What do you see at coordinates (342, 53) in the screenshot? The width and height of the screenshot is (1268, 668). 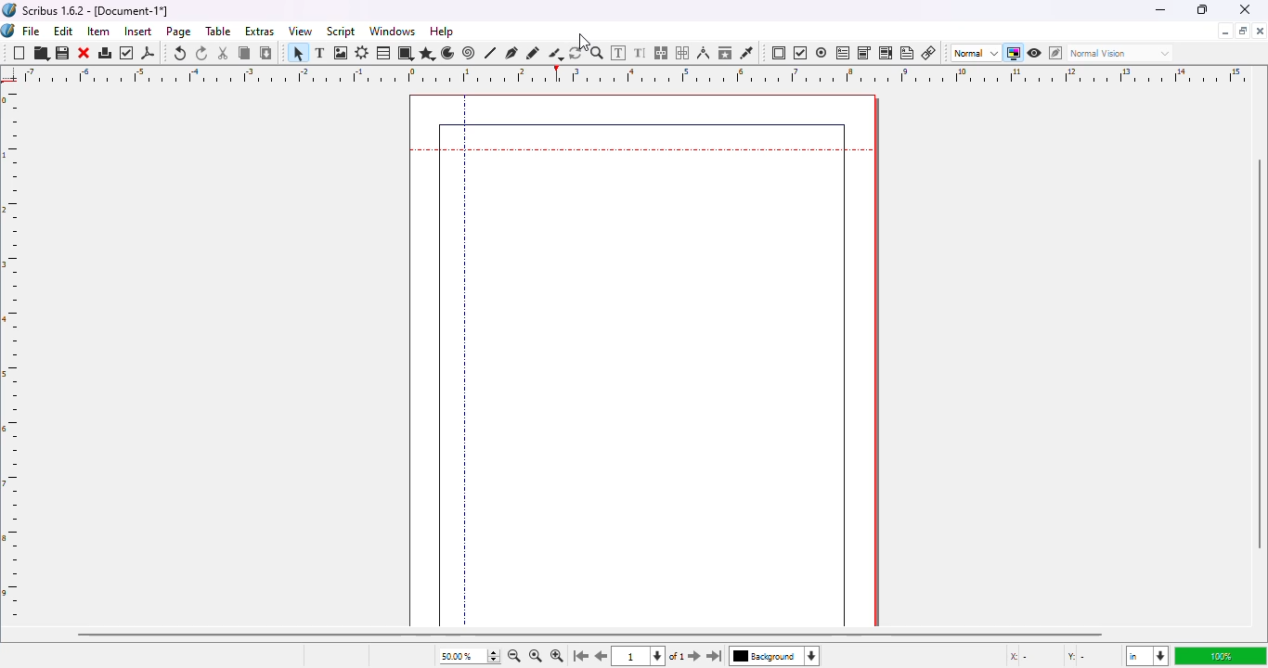 I see `image frame` at bounding box center [342, 53].